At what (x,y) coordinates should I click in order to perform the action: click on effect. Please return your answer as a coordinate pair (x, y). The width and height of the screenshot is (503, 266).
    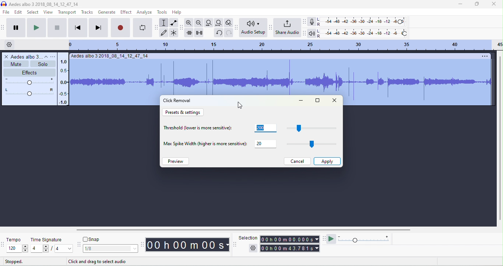
    Looking at the image, I should click on (126, 13).